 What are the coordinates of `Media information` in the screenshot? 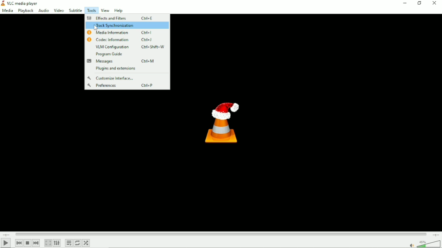 It's located at (127, 32).